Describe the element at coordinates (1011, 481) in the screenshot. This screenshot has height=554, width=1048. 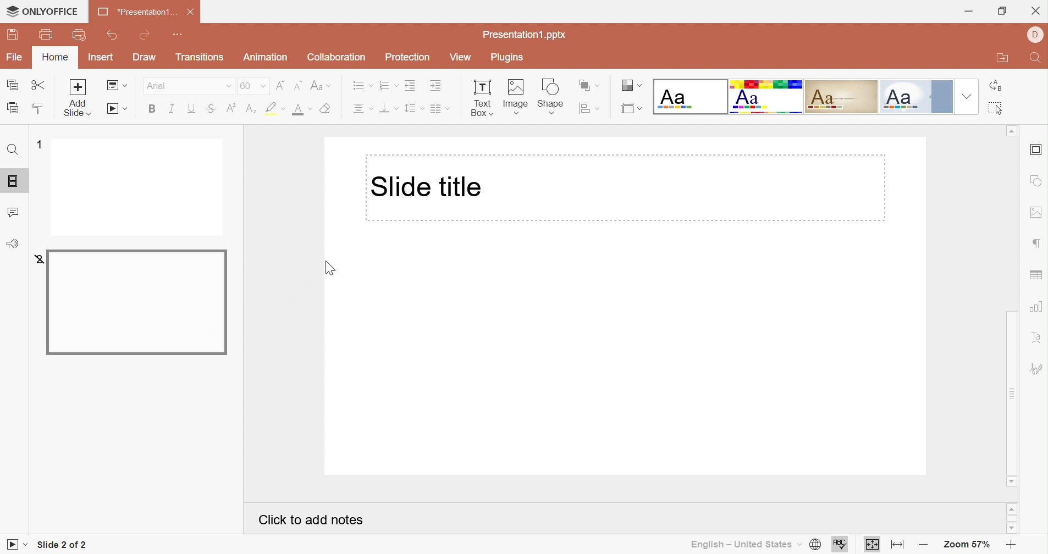
I see `Scroll Down` at that location.